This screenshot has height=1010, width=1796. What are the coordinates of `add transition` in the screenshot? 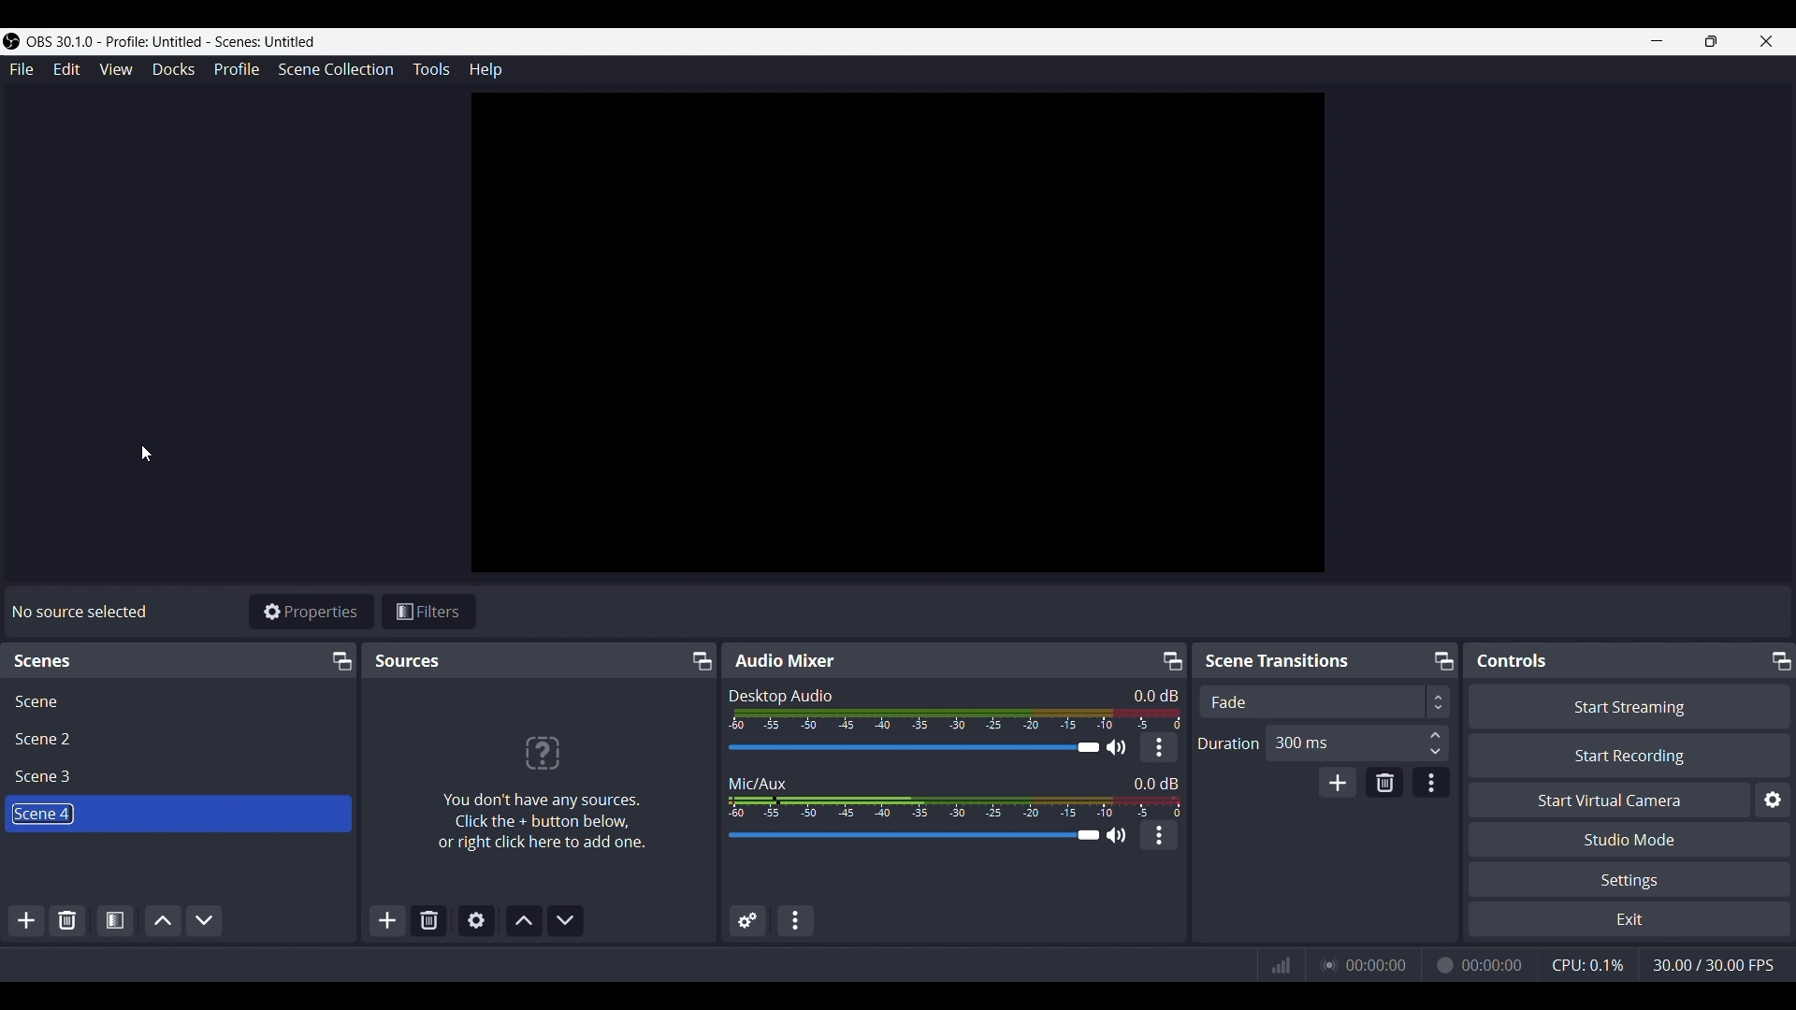 It's located at (1338, 782).